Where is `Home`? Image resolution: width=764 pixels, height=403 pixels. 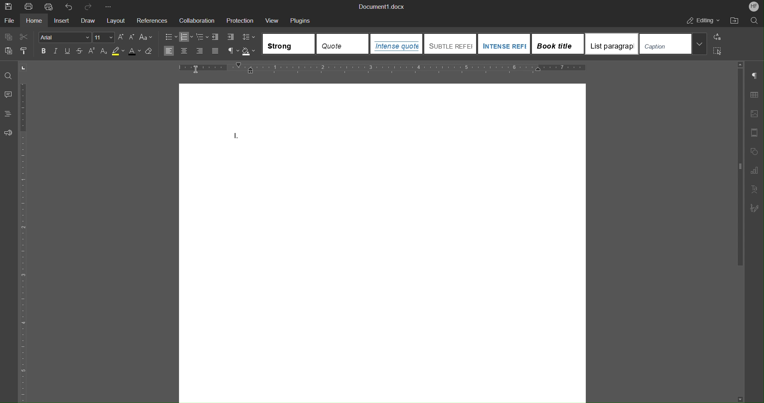
Home is located at coordinates (33, 21).